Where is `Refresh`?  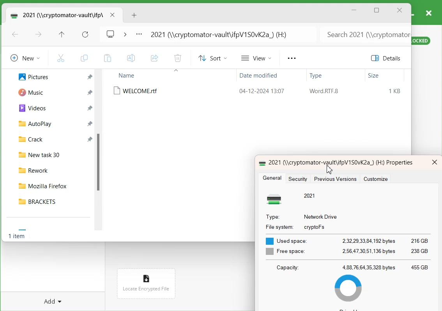
Refresh is located at coordinates (85, 35).